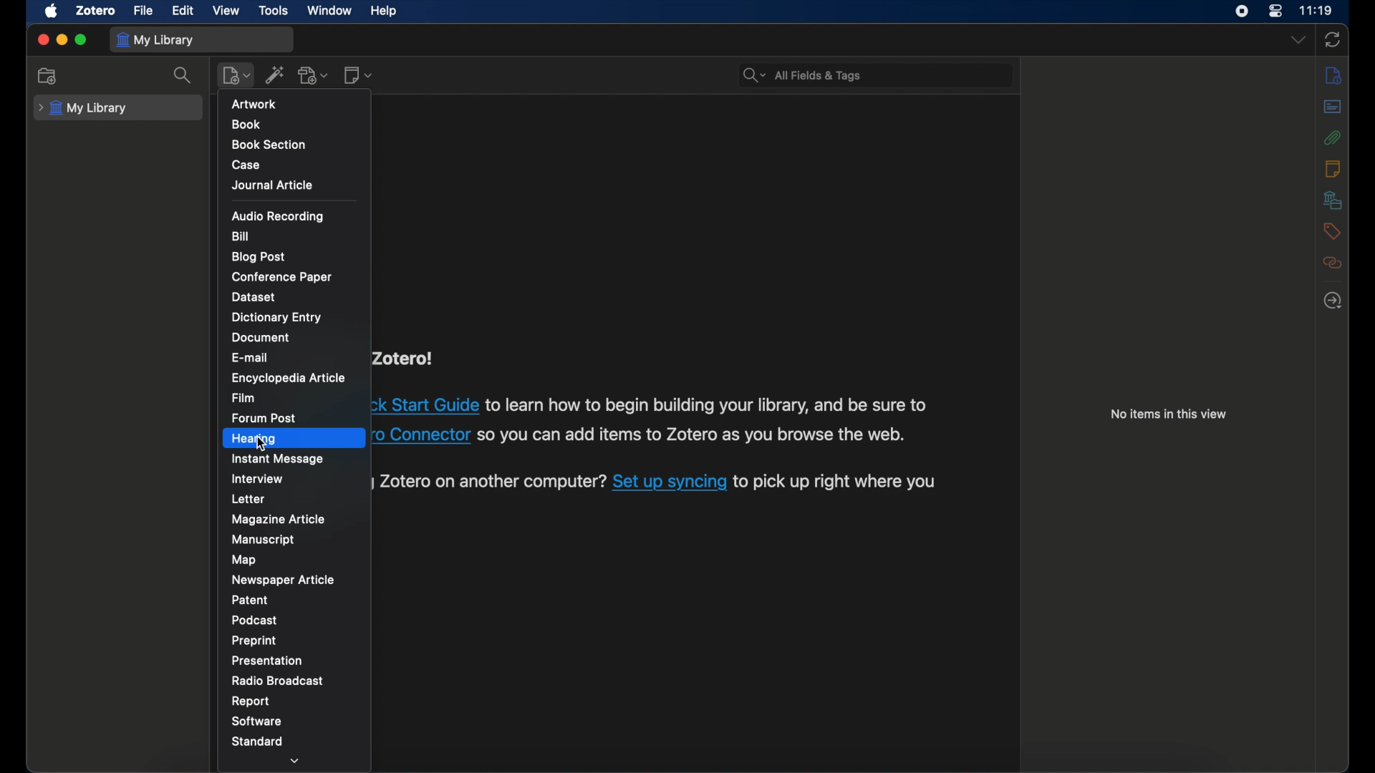 The image size is (1375, 773). What do you see at coordinates (249, 499) in the screenshot?
I see `letter` at bounding box center [249, 499].